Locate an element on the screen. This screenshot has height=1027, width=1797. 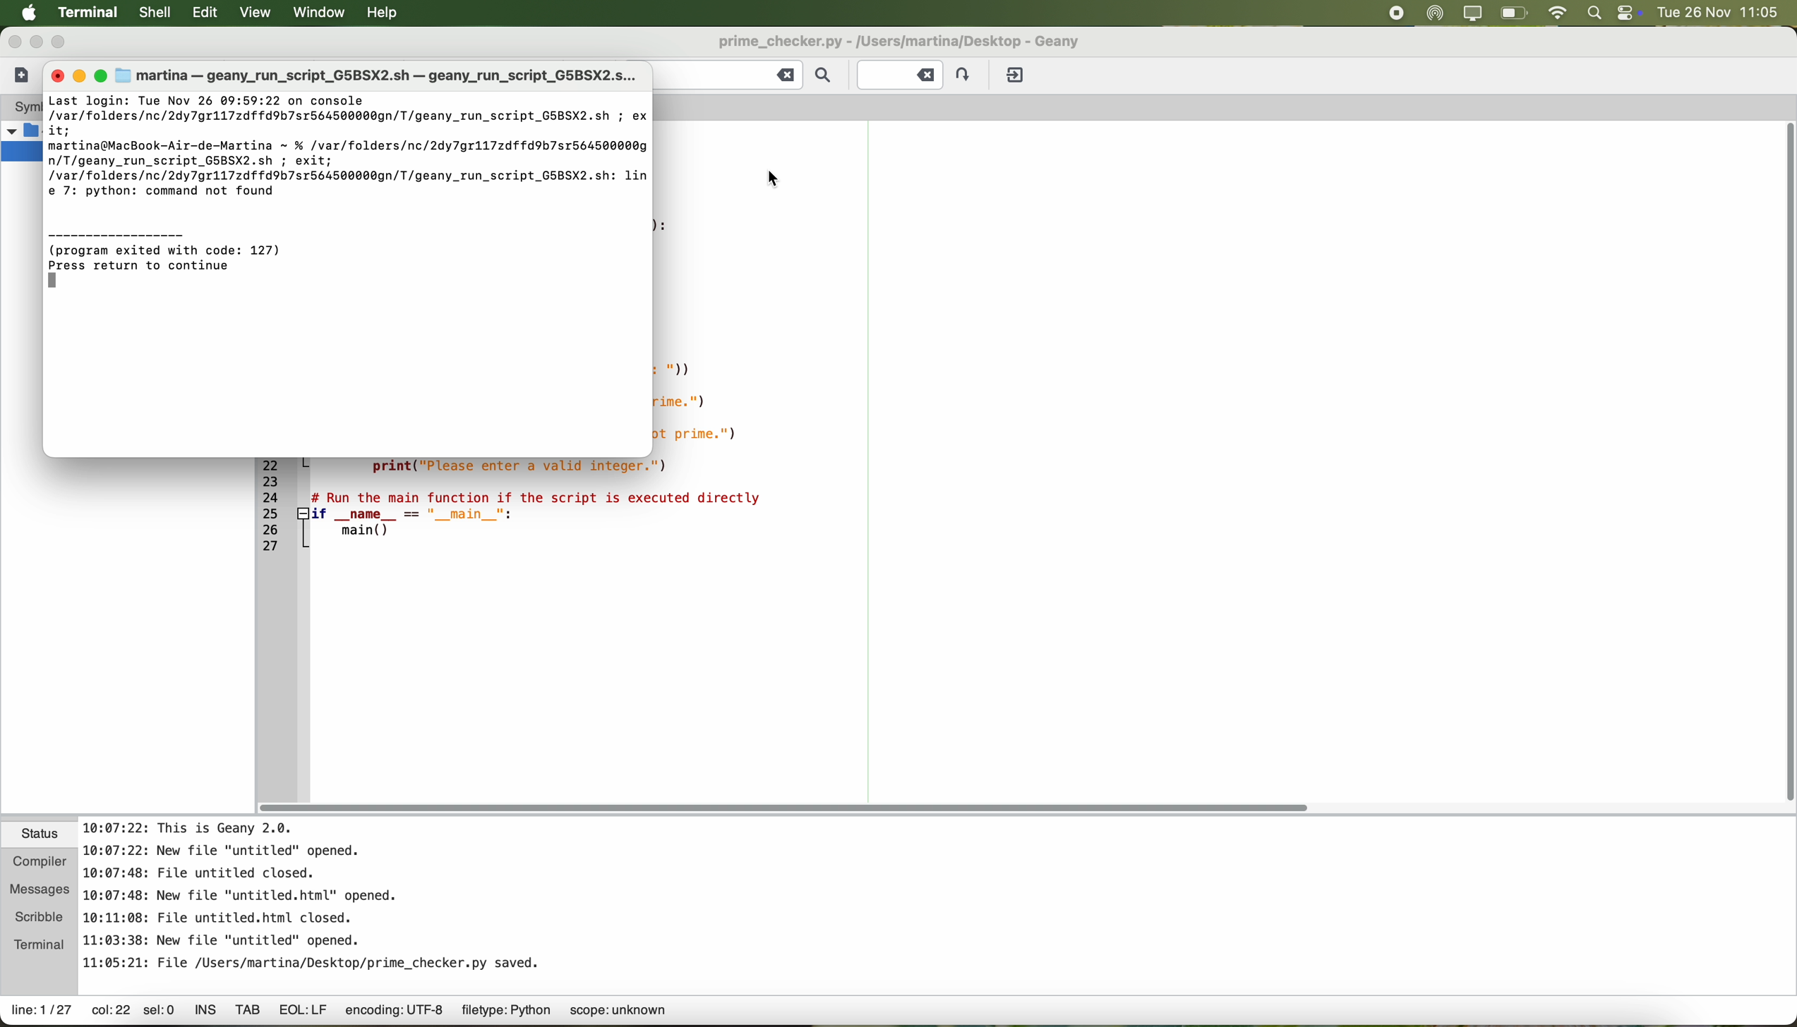
date and hour is located at coordinates (1724, 13).